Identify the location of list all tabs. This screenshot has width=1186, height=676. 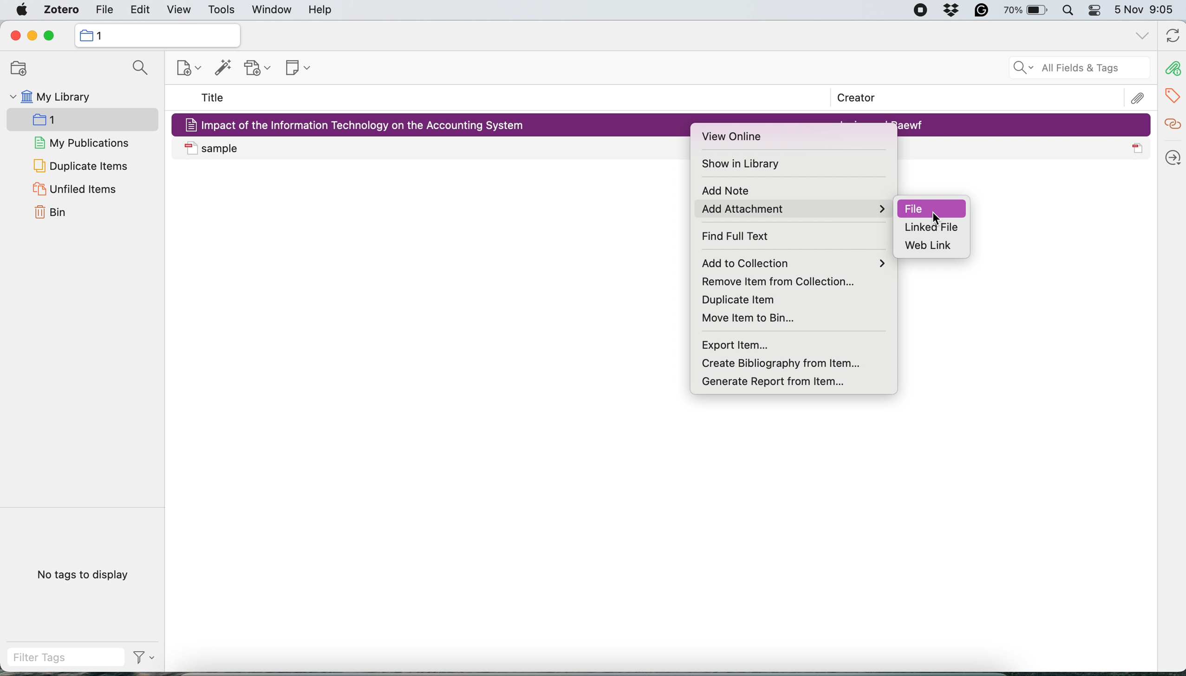
(1140, 36).